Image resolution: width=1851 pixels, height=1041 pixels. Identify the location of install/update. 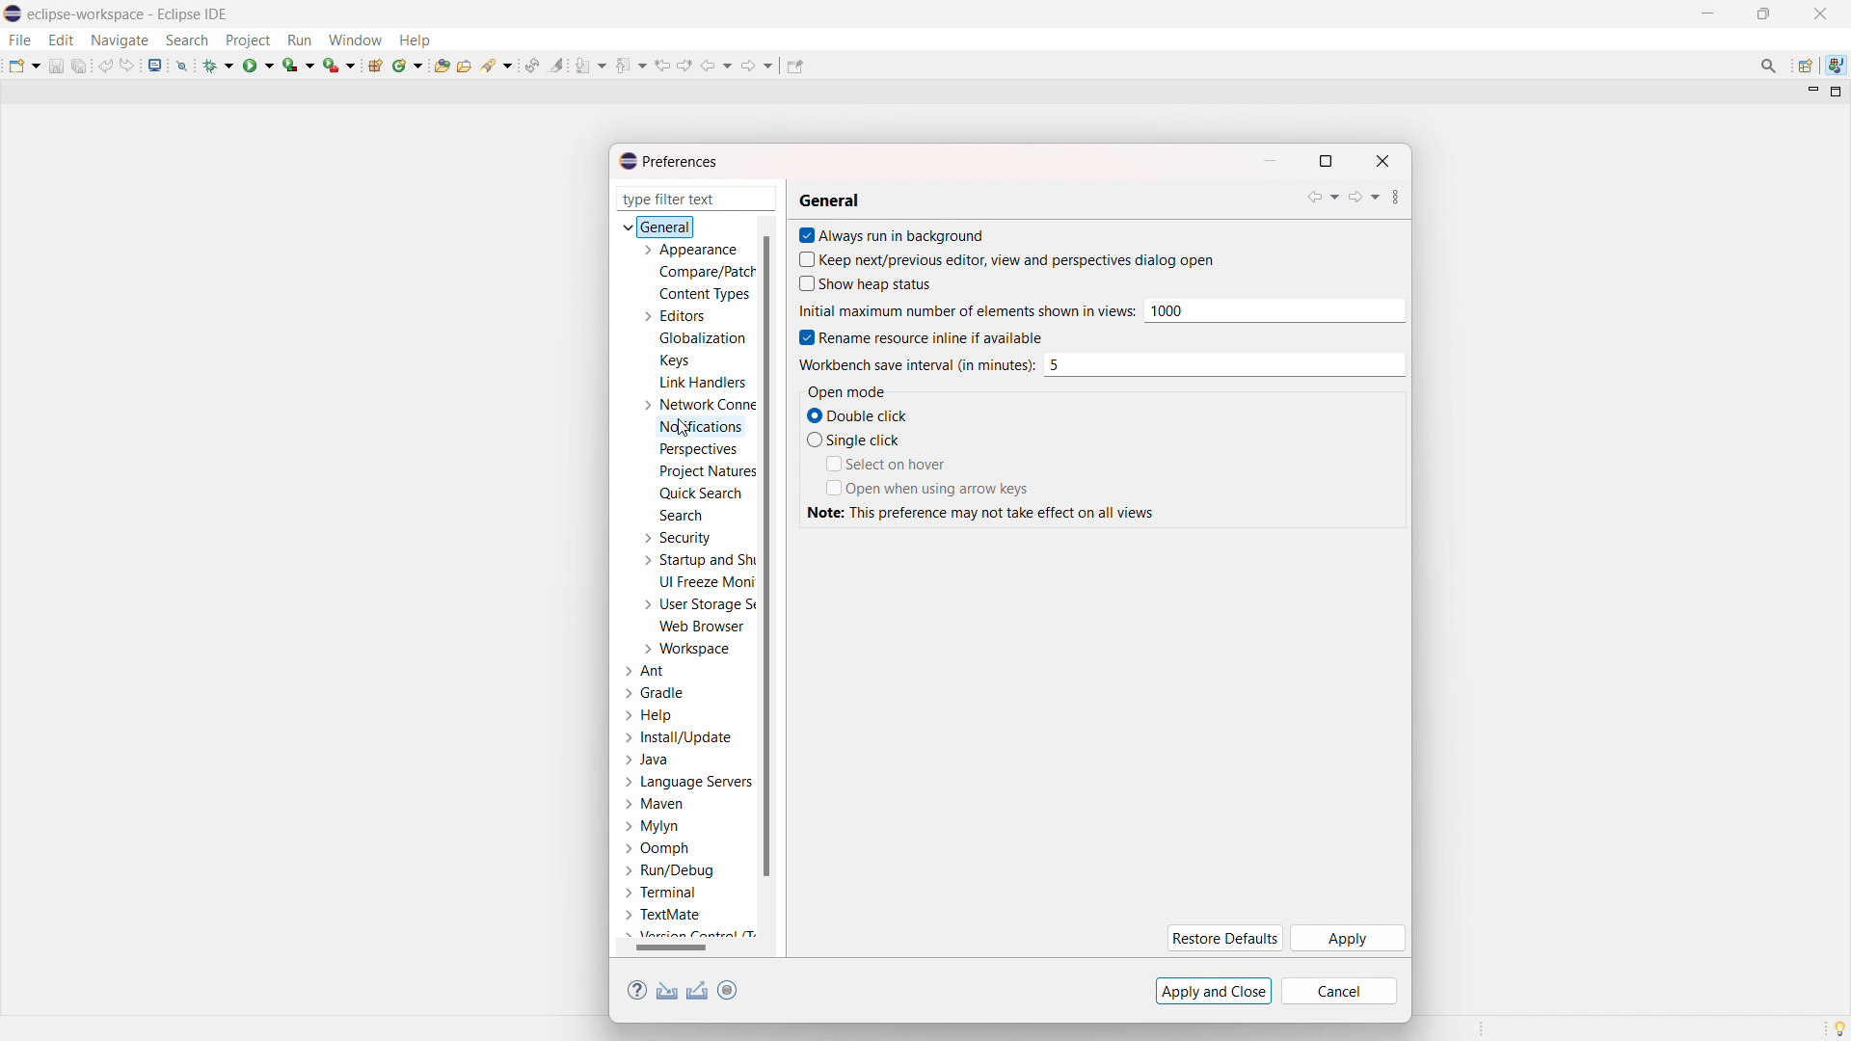
(681, 738).